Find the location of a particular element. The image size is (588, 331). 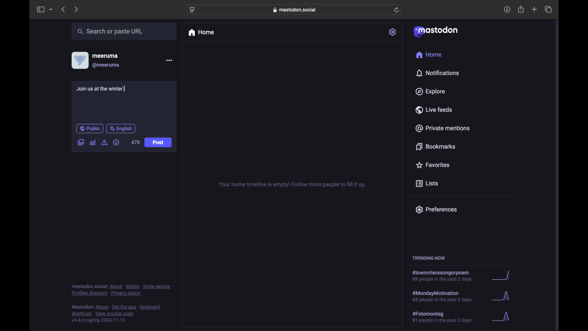

graph is located at coordinates (503, 297).